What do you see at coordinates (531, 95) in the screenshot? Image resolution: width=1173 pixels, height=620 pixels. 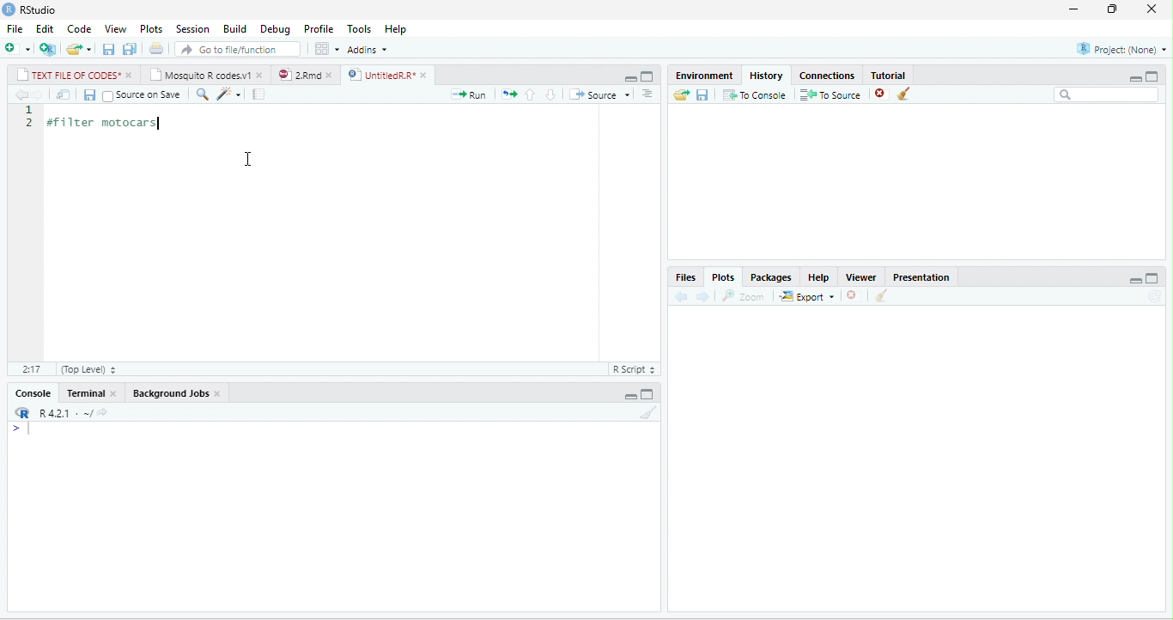 I see `up` at bounding box center [531, 95].